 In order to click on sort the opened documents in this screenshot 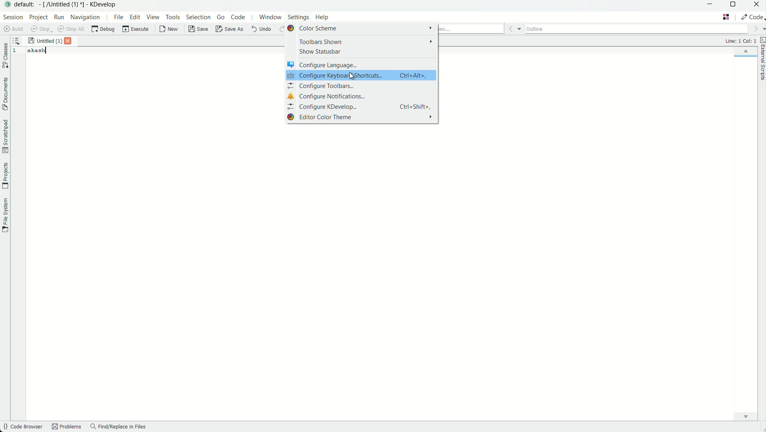, I will do `click(16, 39)`.